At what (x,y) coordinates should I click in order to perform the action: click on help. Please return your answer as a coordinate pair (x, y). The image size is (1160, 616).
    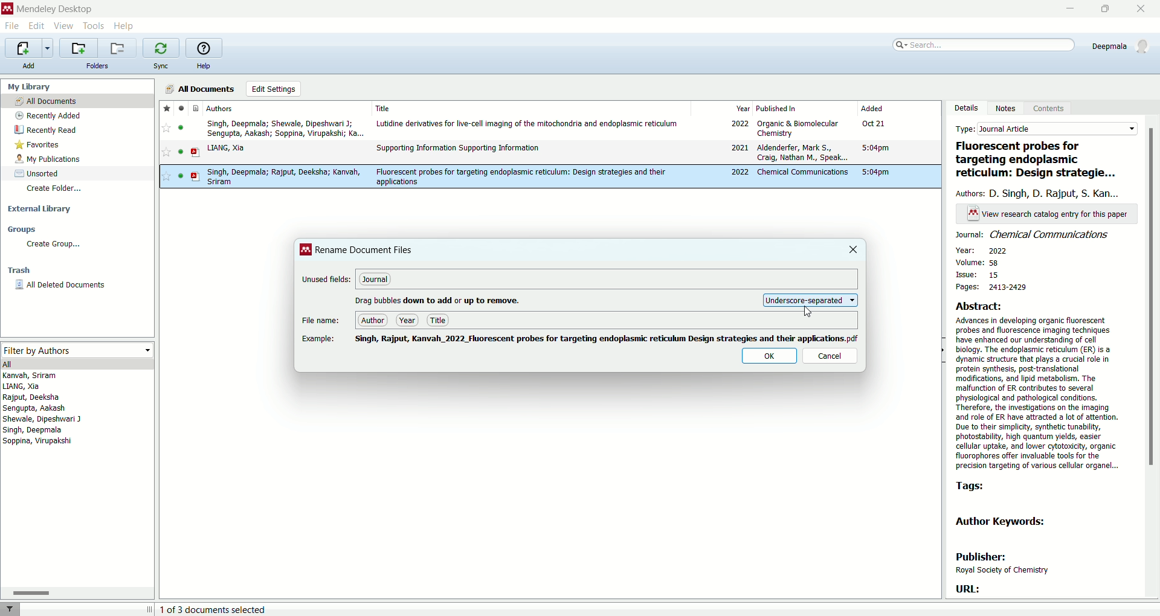
    Looking at the image, I should click on (124, 26).